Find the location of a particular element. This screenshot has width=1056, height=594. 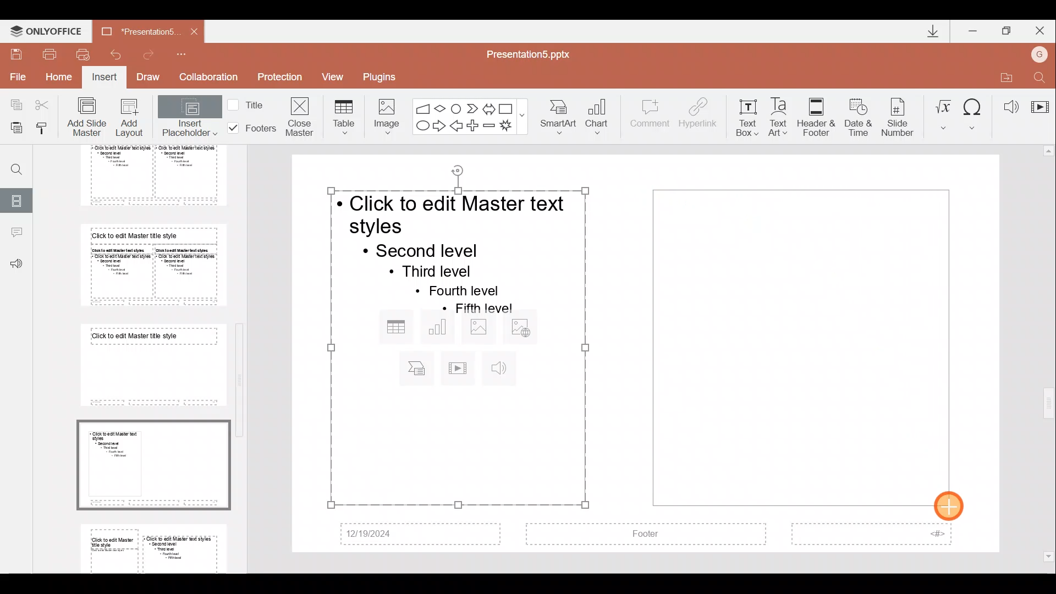

Draw is located at coordinates (152, 78).